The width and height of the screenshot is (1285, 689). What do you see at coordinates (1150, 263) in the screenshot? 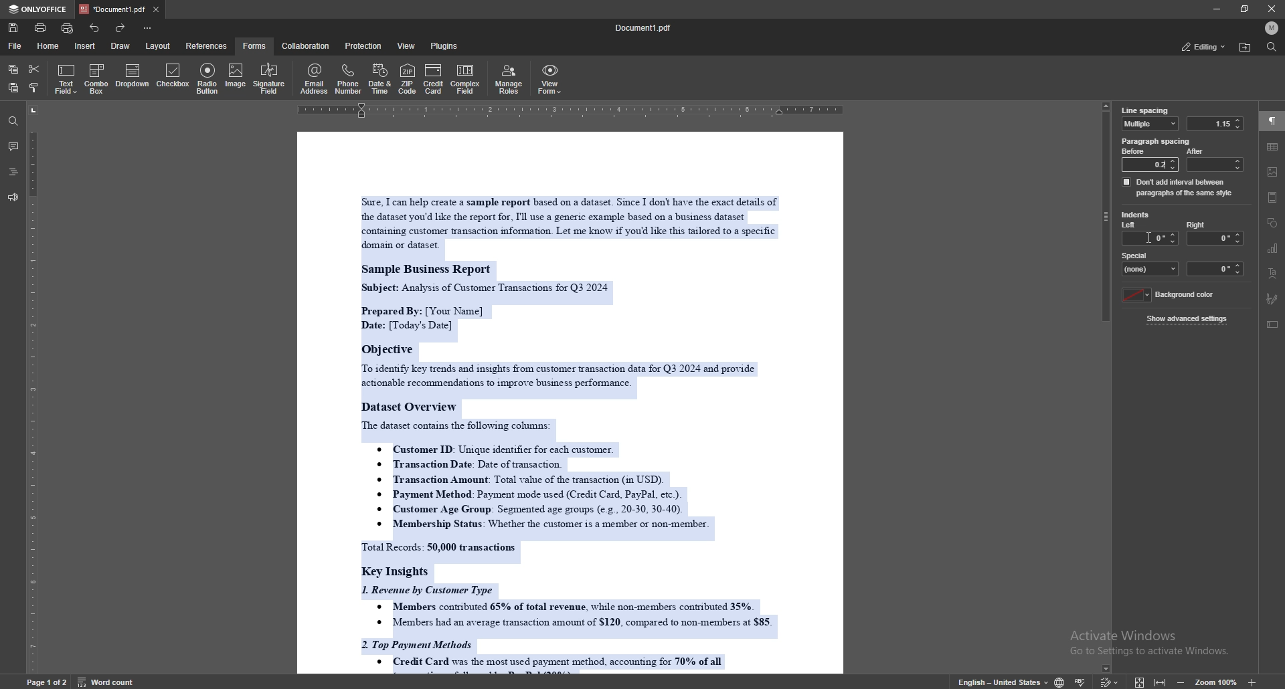
I see `special` at bounding box center [1150, 263].